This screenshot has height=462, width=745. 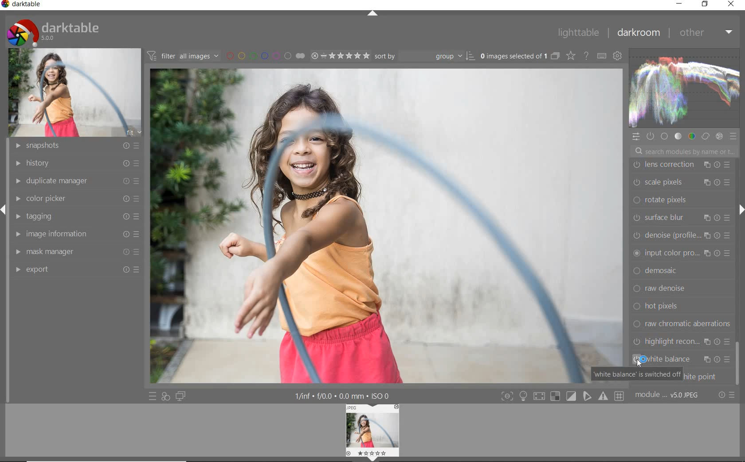 What do you see at coordinates (637, 373) in the screenshot?
I see `'WHITE BALANCE' IS SWITCHED OFF` at bounding box center [637, 373].